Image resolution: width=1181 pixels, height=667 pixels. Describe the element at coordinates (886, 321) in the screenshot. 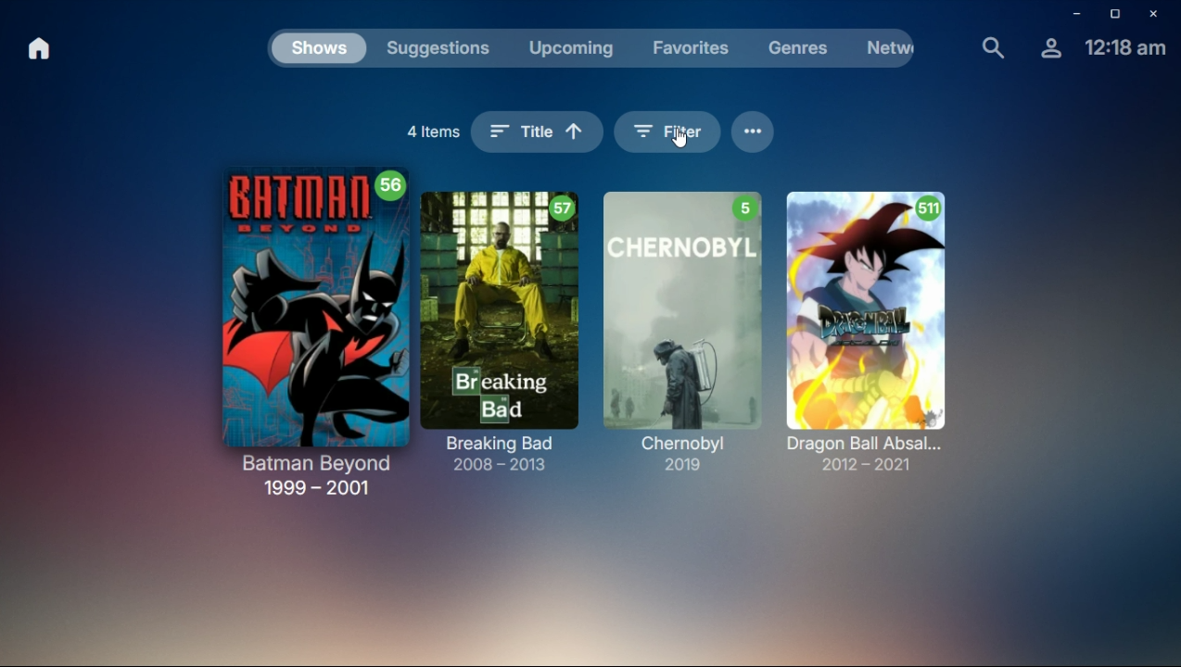

I see `dragonball absolute collection 2012 -2021` at that location.